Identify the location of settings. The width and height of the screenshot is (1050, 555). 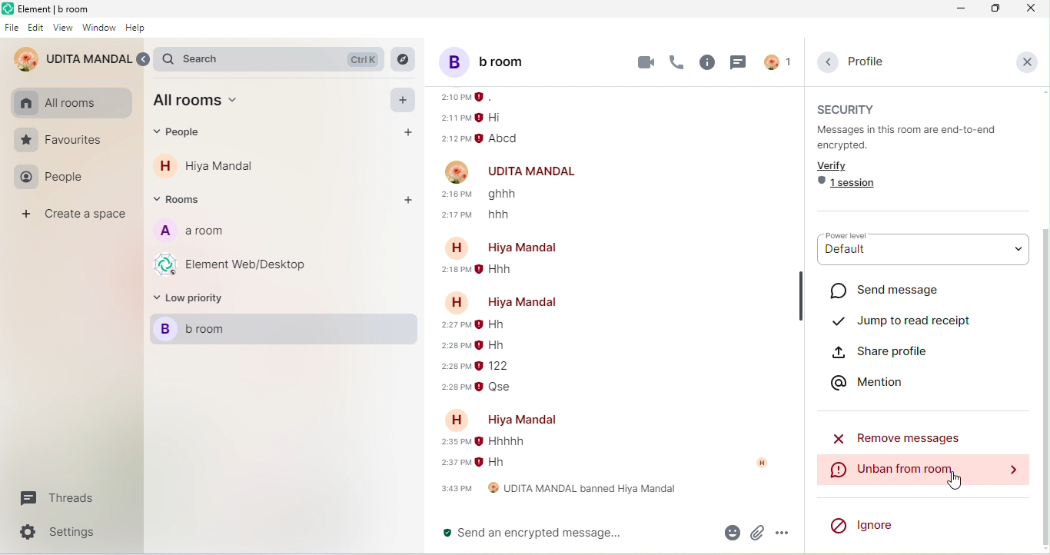
(65, 532).